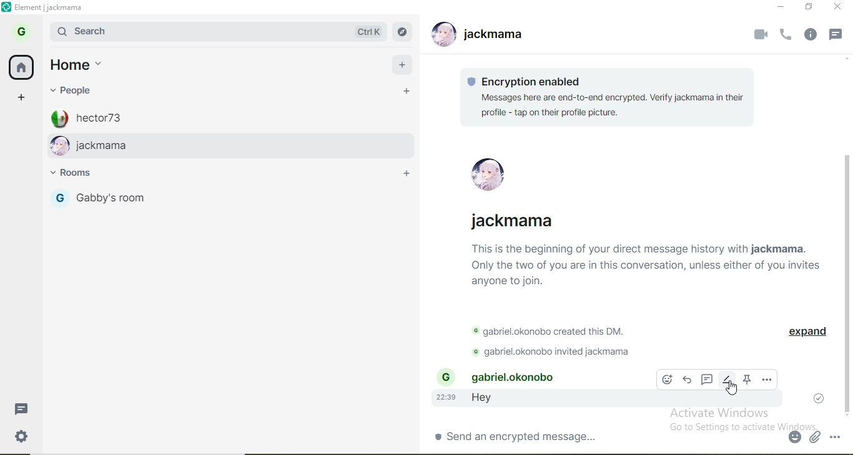 Image resolution: width=853 pixels, height=455 pixels. Describe the element at coordinates (59, 117) in the screenshot. I see `profile image` at that location.